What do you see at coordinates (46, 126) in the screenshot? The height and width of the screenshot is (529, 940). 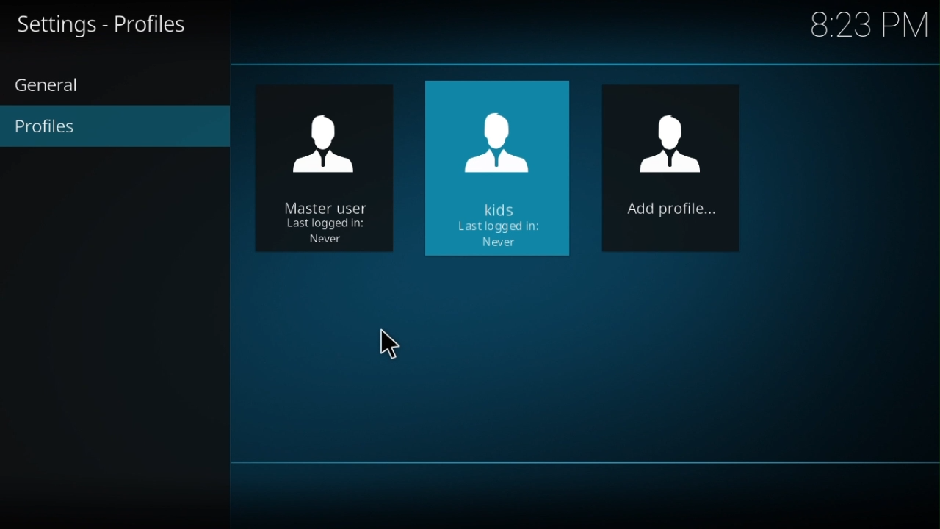 I see `profiles` at bounding box center [46, 126].